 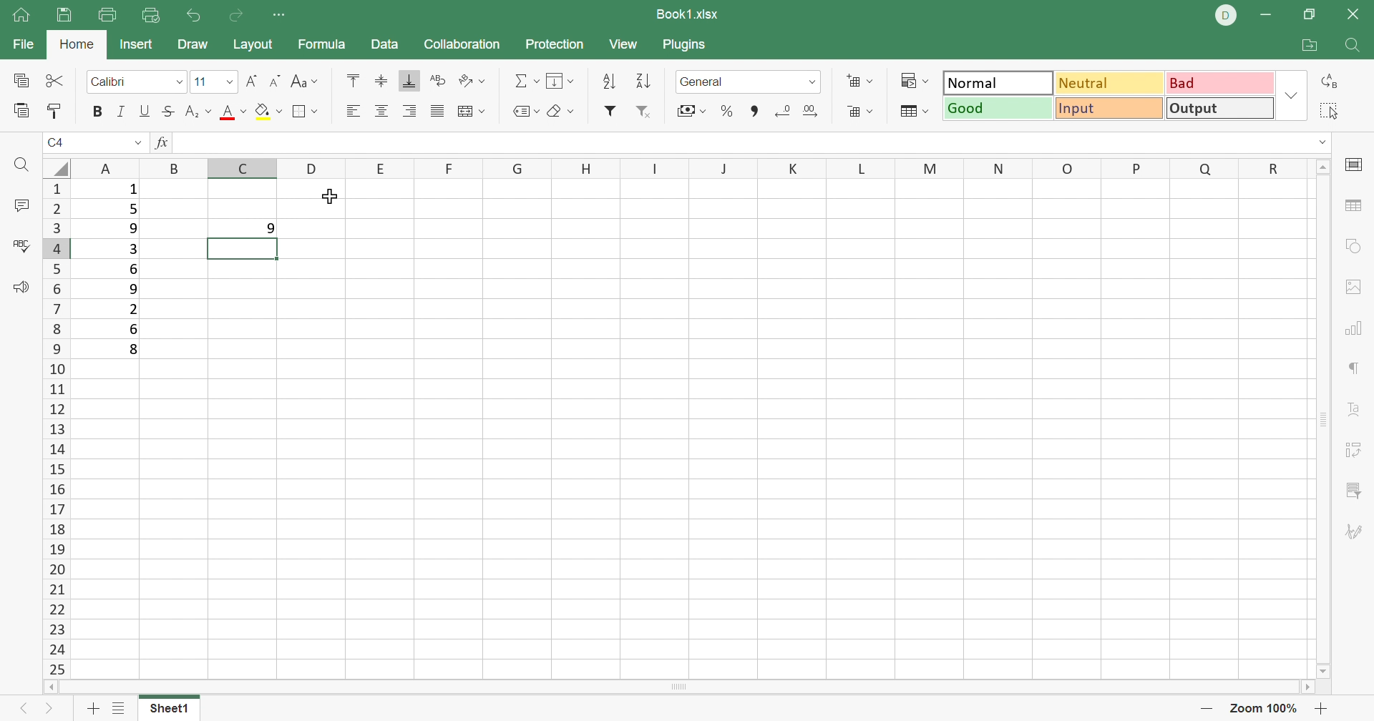 I want to click on Format table as template, so click(x=913, y=113).